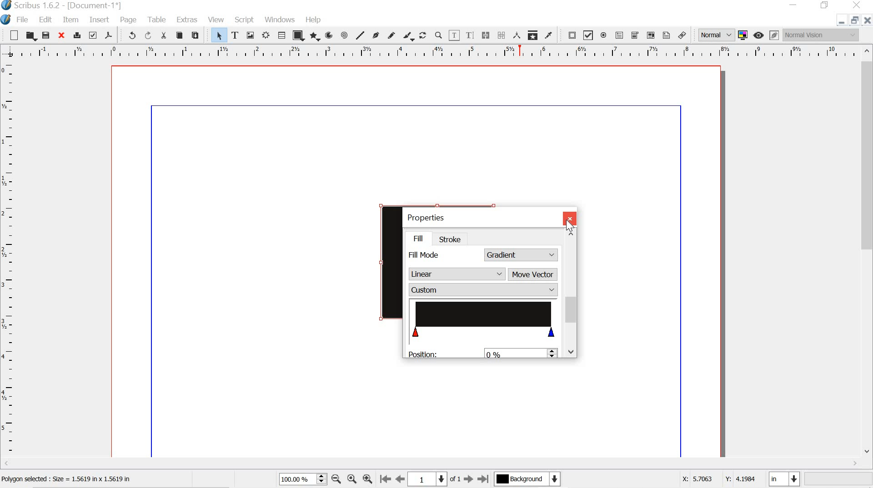 This screenshot has height=488, width=873. Describe the element at coordinates (320, 479) in the screenshot. I see `zoom in and out` at that location.